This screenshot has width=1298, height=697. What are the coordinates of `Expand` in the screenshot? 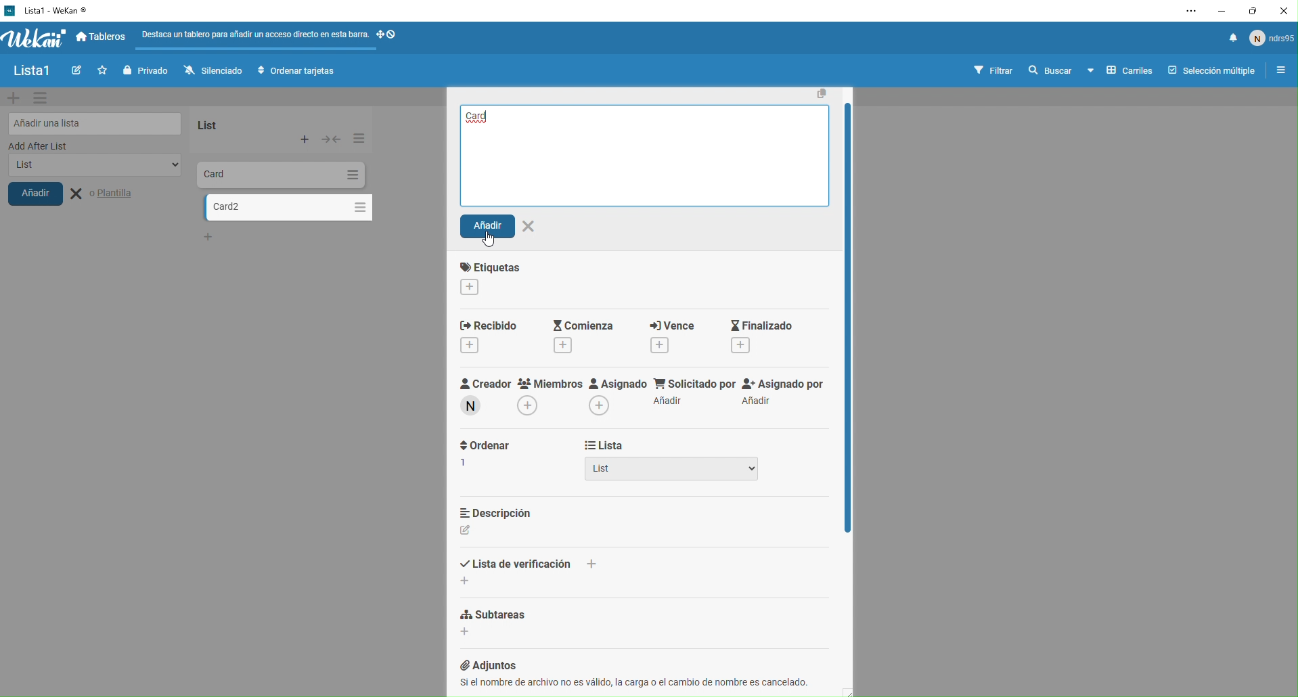 It's located at (332, 139).